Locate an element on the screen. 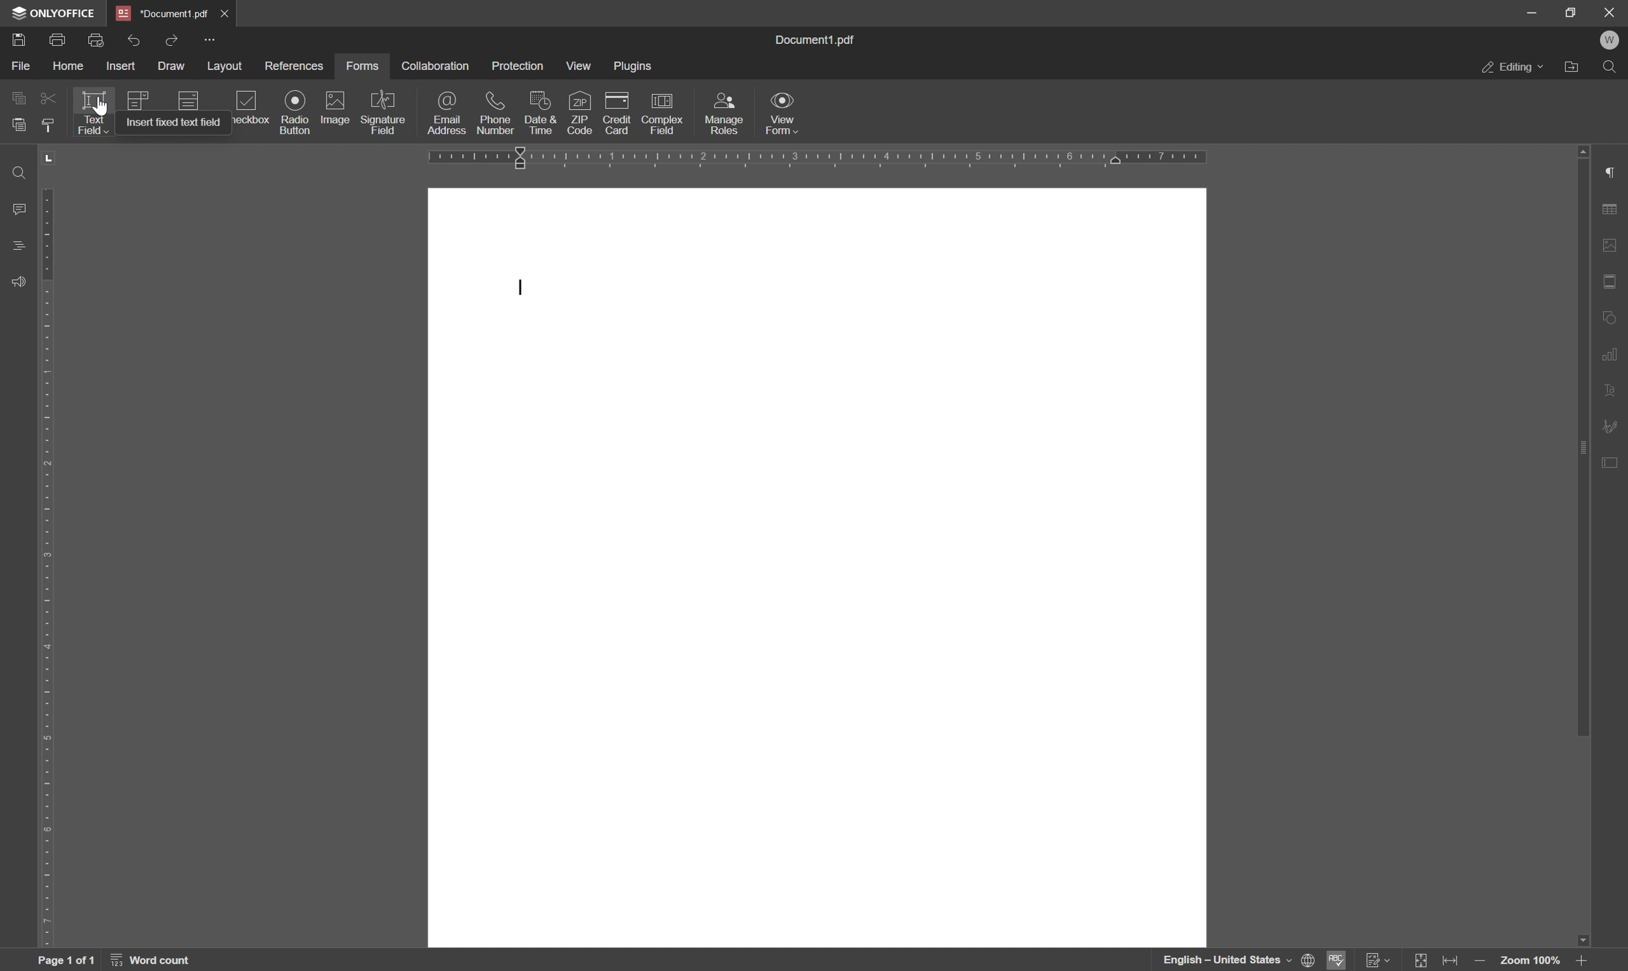  phone number is located at coordinates (494, 115).